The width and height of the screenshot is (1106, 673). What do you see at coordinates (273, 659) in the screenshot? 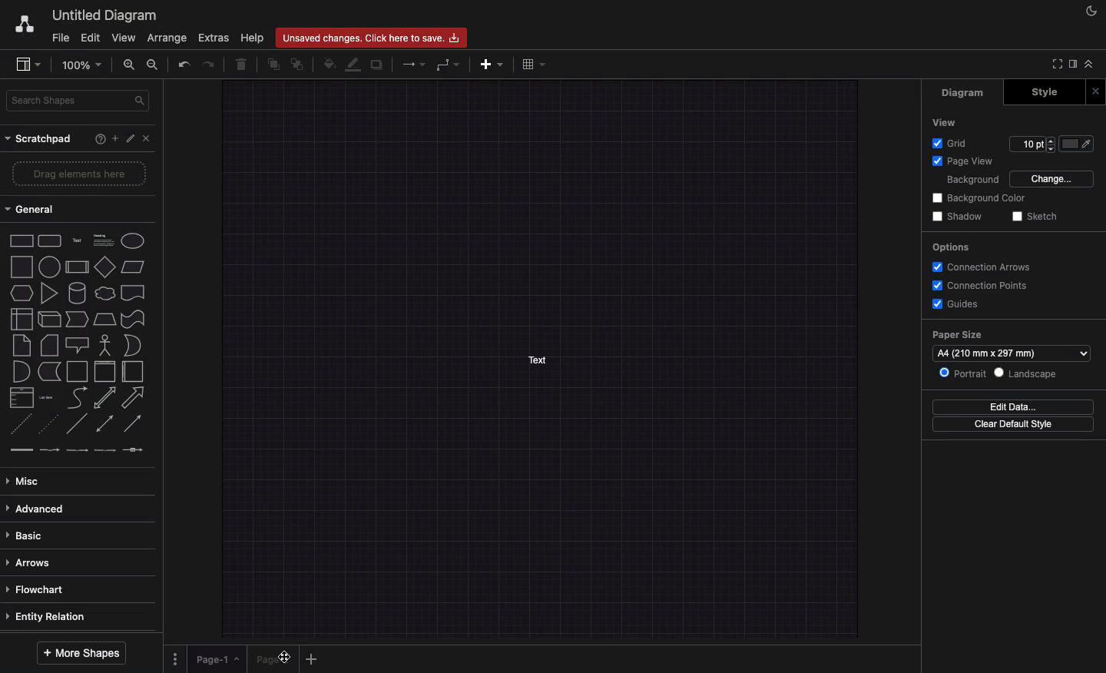
I see `Page 2` at bounding box center [273, 659].